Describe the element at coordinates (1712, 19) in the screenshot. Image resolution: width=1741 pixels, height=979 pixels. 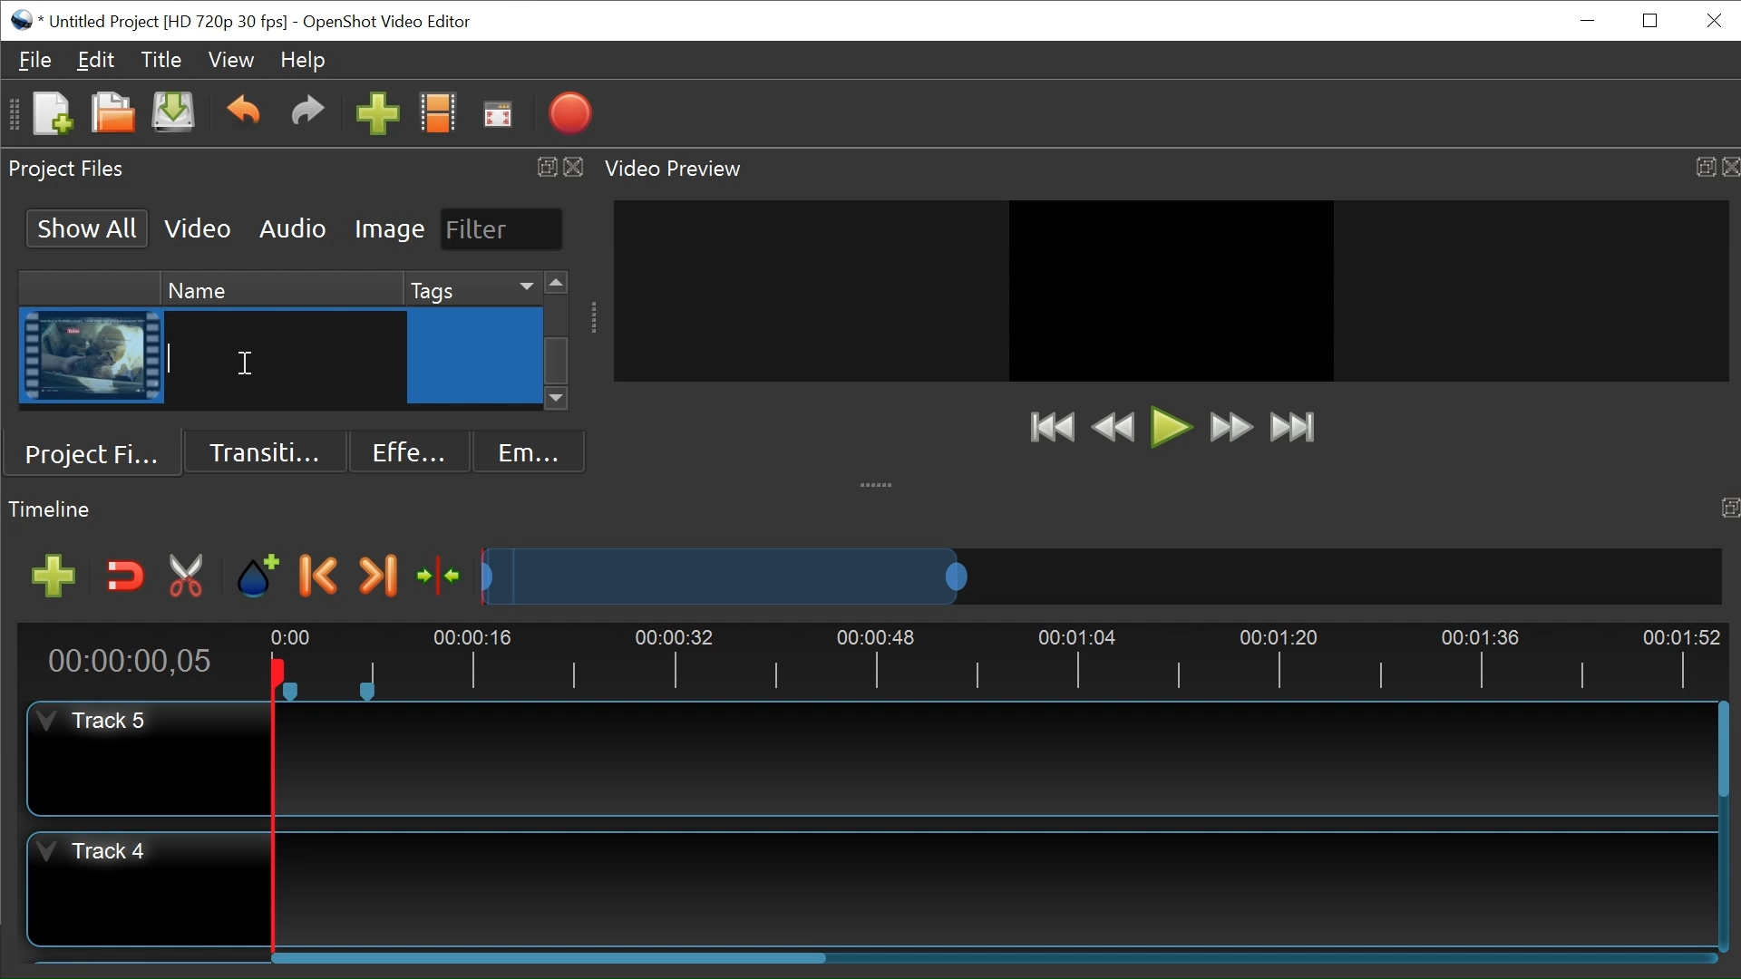
I see `Close` at that location.